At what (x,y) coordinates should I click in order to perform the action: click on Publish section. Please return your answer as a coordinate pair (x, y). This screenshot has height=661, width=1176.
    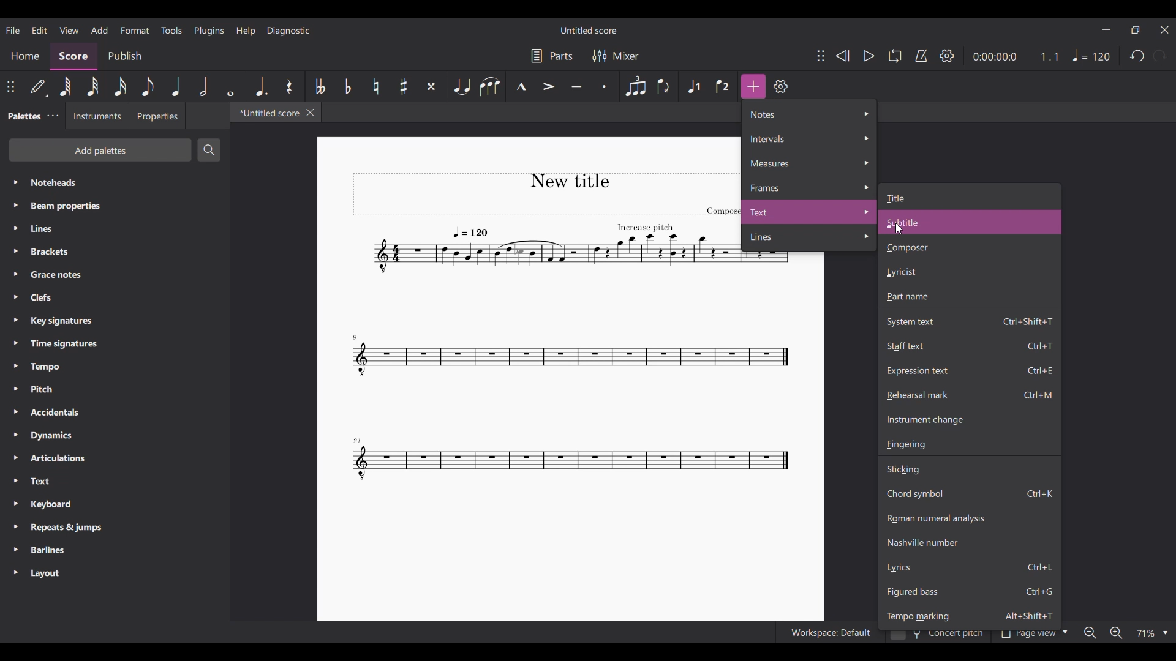
    Looking at the image, I should click on (125, 56).